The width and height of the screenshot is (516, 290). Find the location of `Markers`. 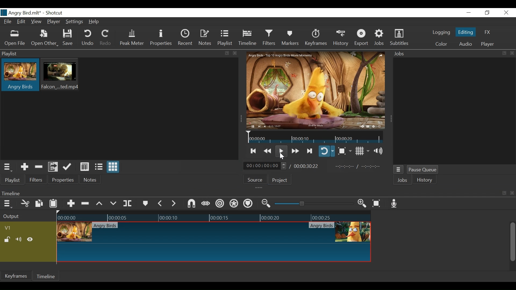

Markers is located at coordinates (290, 38).